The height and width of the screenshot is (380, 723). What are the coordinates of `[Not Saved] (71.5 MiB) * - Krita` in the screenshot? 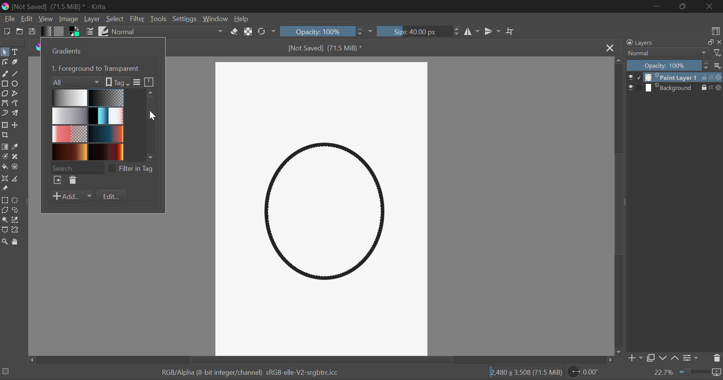 It's located at (59, 7).